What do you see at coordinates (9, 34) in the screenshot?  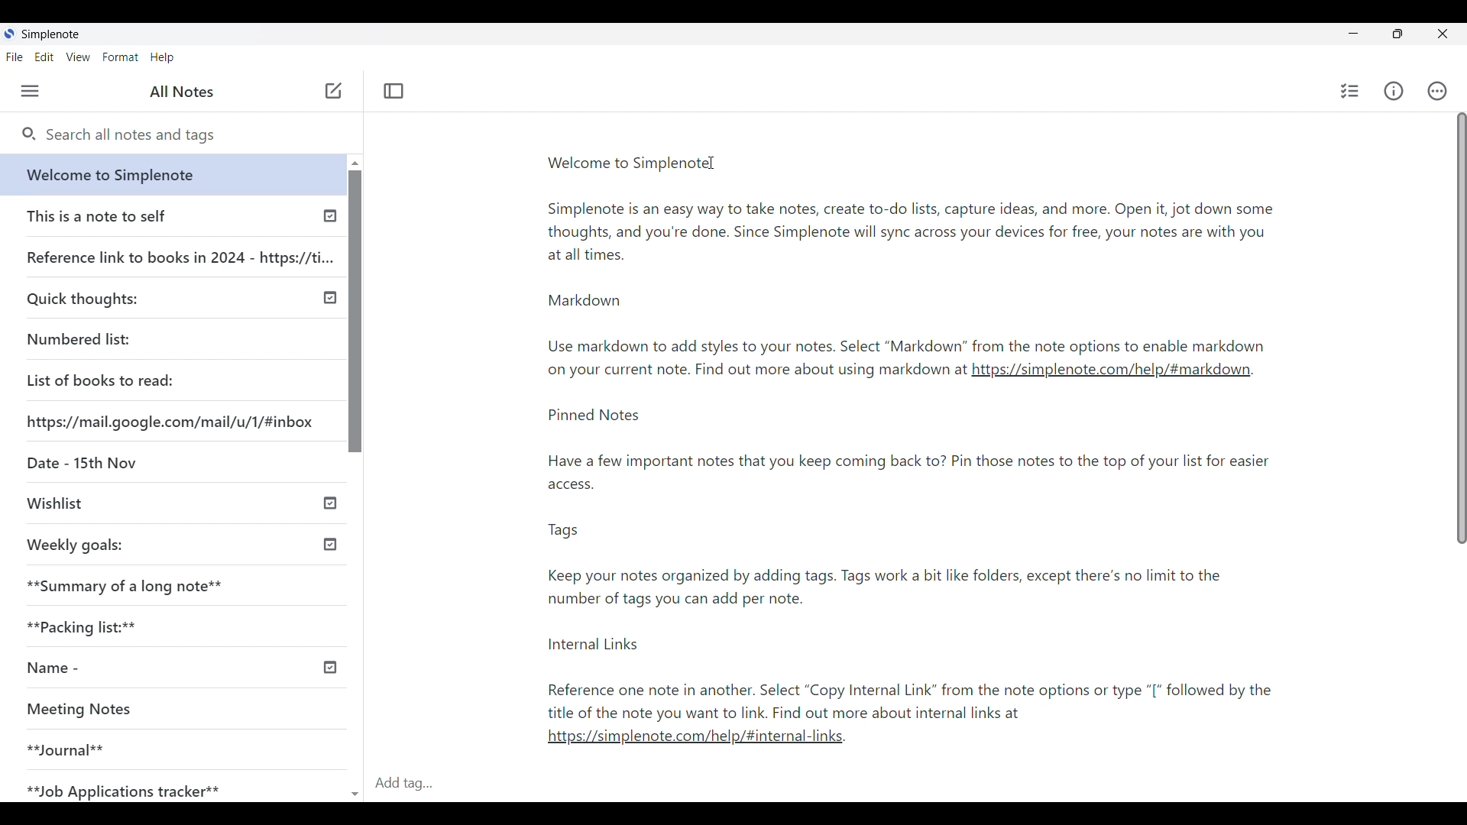 I see `Software logo` at bounding box center [9, 34].